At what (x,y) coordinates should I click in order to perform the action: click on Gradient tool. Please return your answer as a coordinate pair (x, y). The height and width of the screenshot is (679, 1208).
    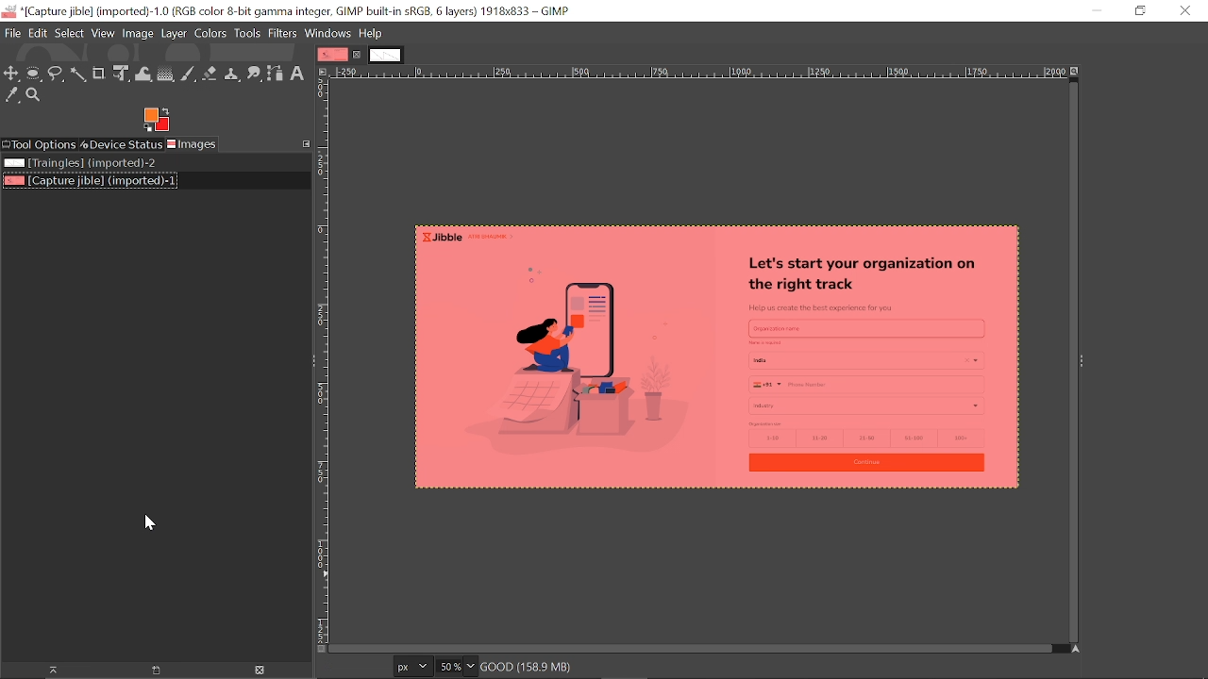
    Looking at the image, I should click on (165, 74).